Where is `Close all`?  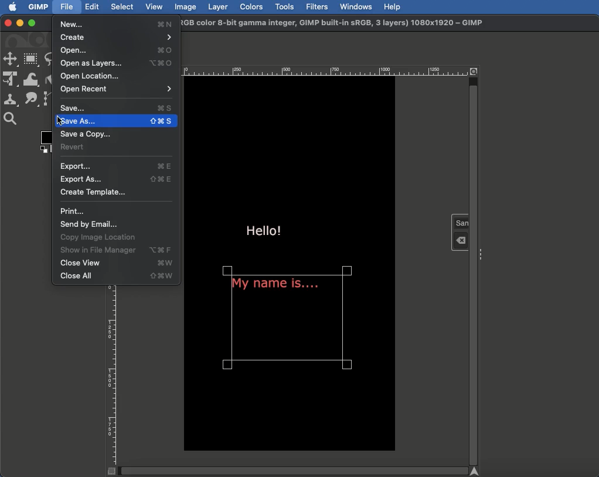 Close all is located at coordinates (117, 277).